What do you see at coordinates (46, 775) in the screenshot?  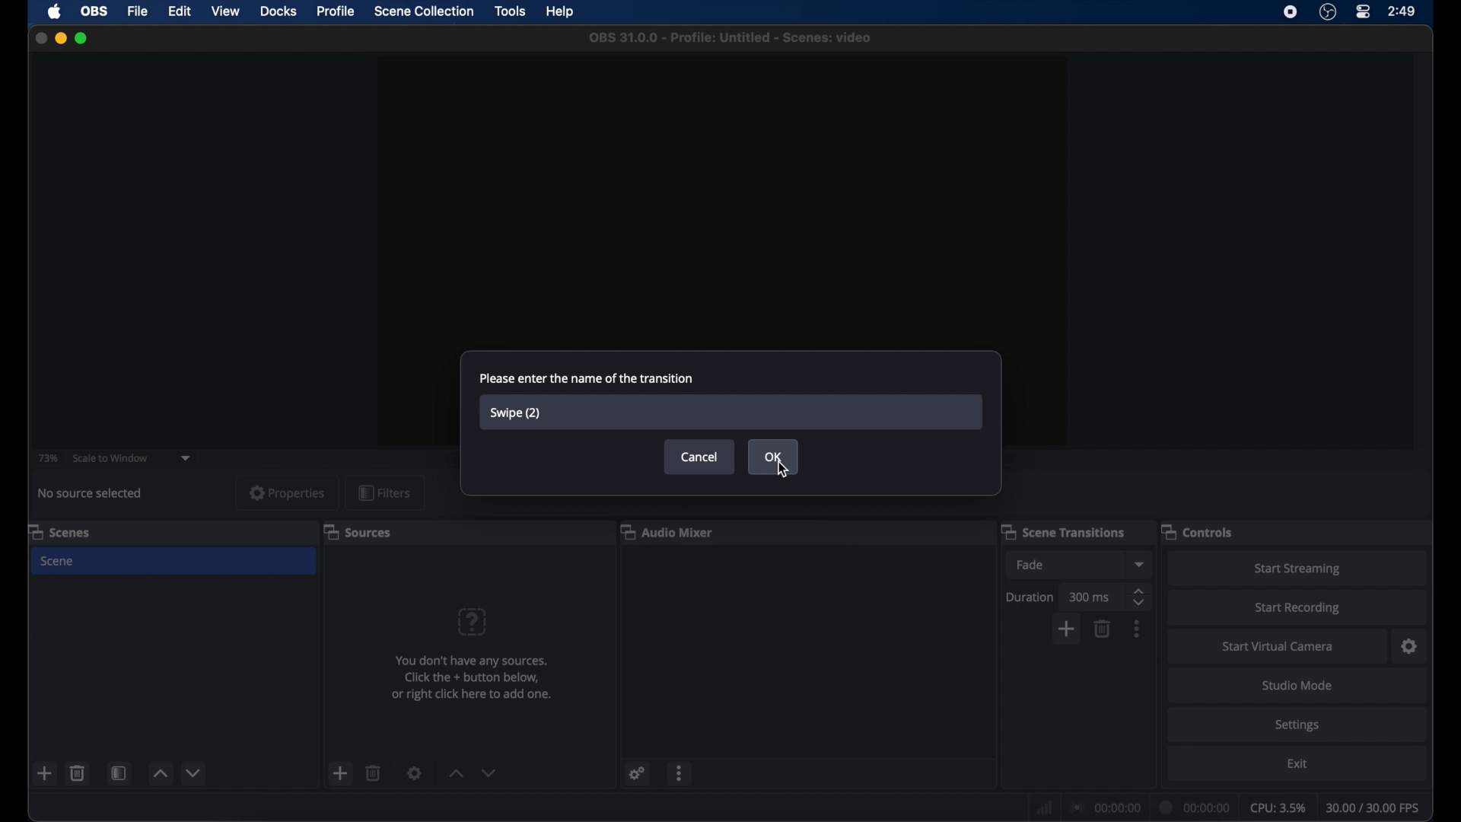 I see `add` at bounding box center [46, 775].